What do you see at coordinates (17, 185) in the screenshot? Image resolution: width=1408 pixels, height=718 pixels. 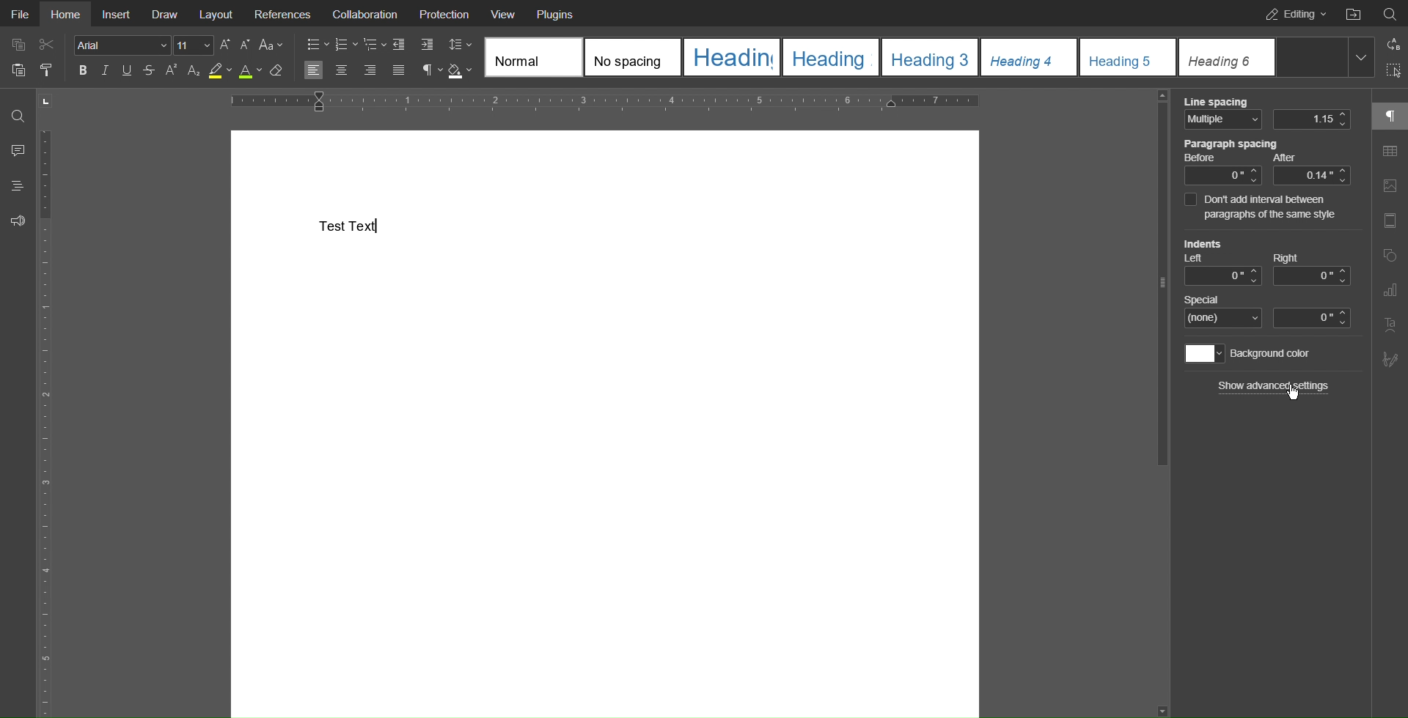 I see `Headings` at bounding box center [17, 185].